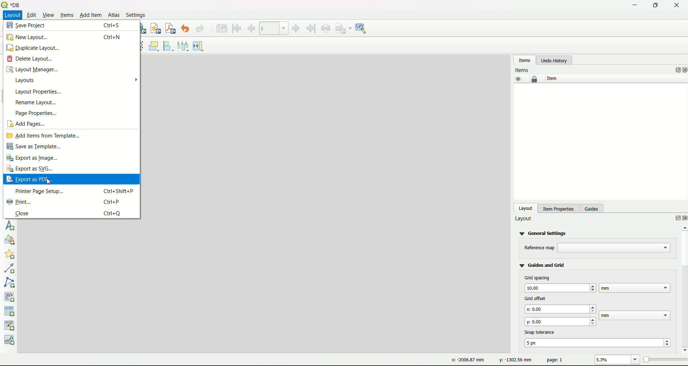 Image resolution: width=688 pixels, height=366 pixels. Describe the element at coordinates (113, 14) in the screenshot. I see `Atlas` at that location.